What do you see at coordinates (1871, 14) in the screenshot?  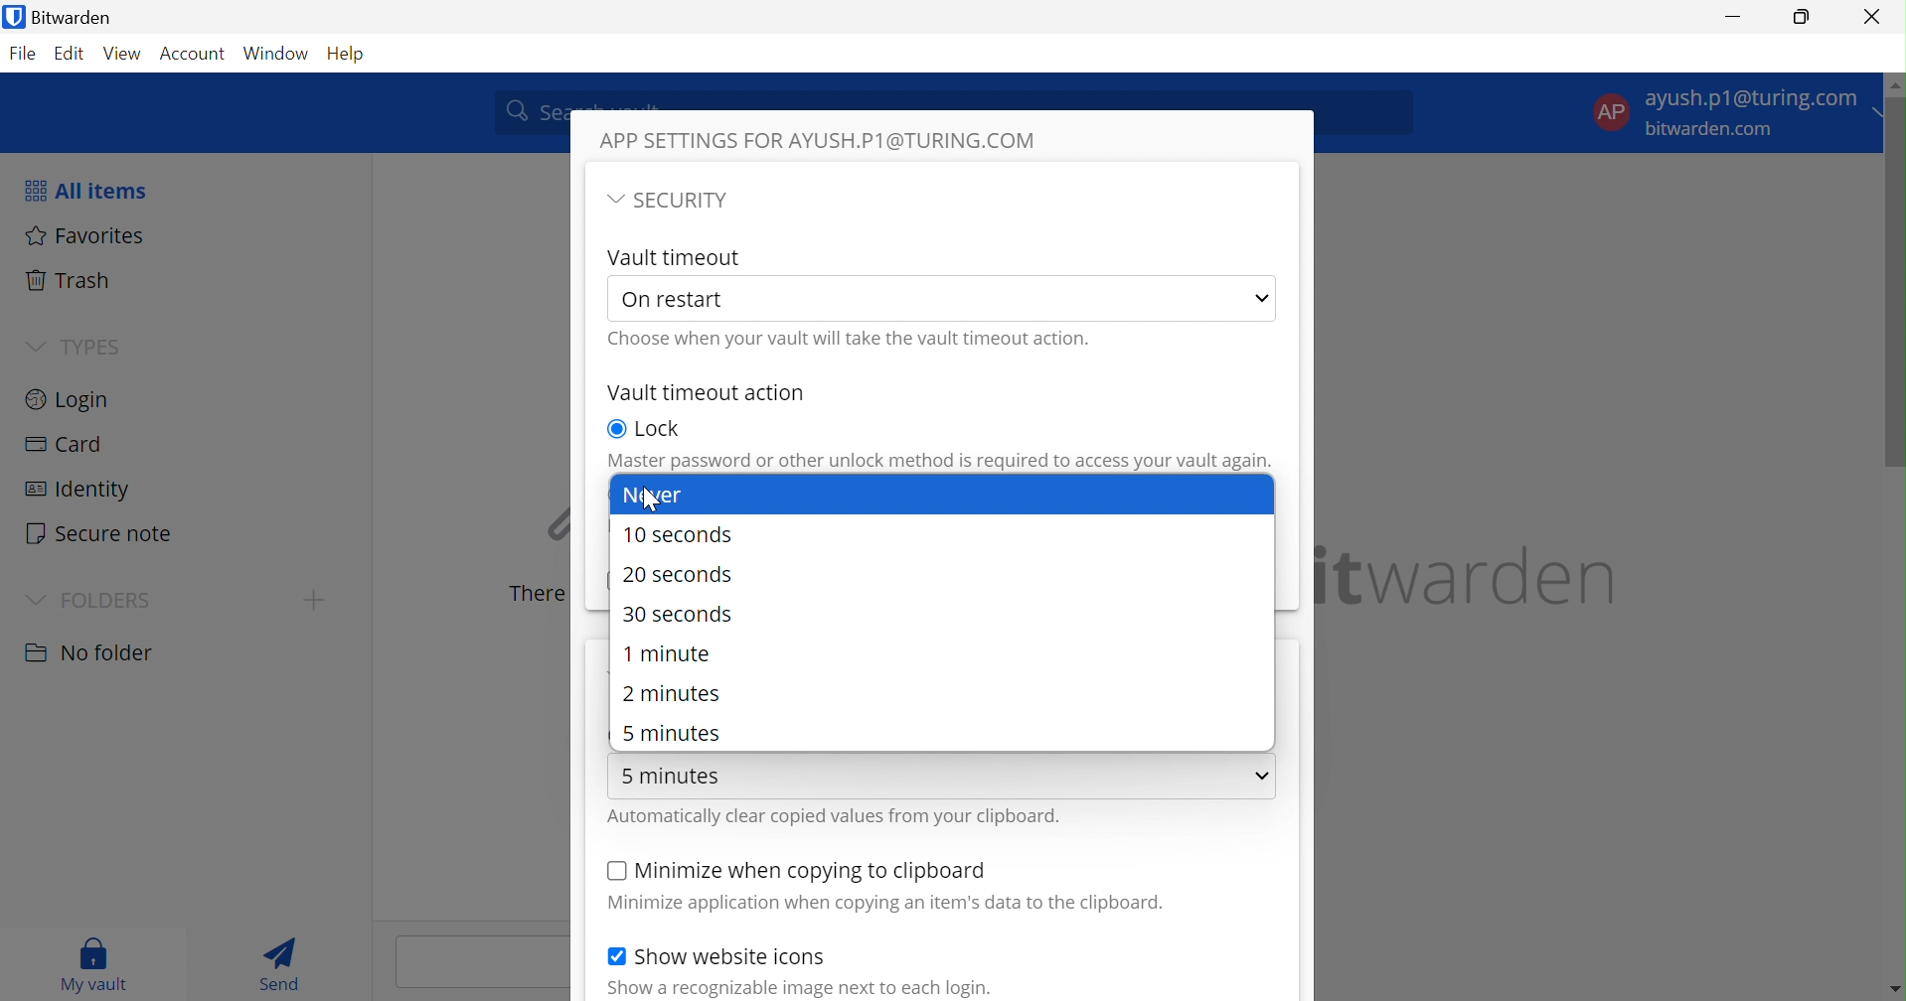 I see `Close` at bounding box center [1871, 14].